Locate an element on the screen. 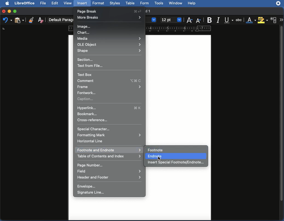 The width and height of the screenshot is (284, 221). Size is located at coordinates (172, 20).